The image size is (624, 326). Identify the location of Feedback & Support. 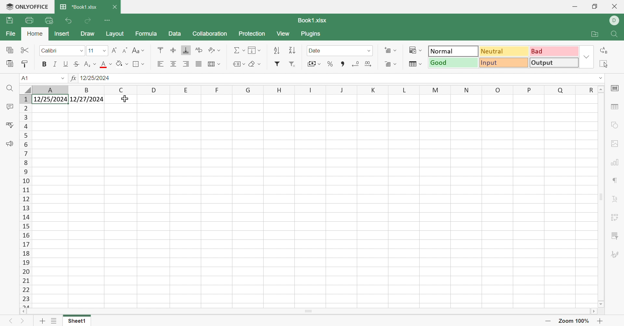
(10, 144).